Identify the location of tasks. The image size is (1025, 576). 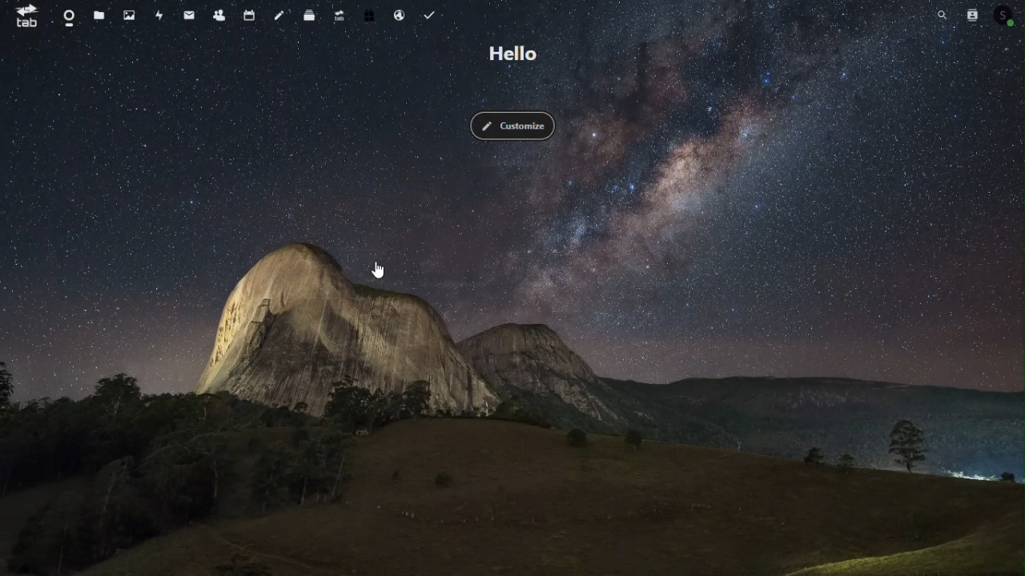
(433, 14).